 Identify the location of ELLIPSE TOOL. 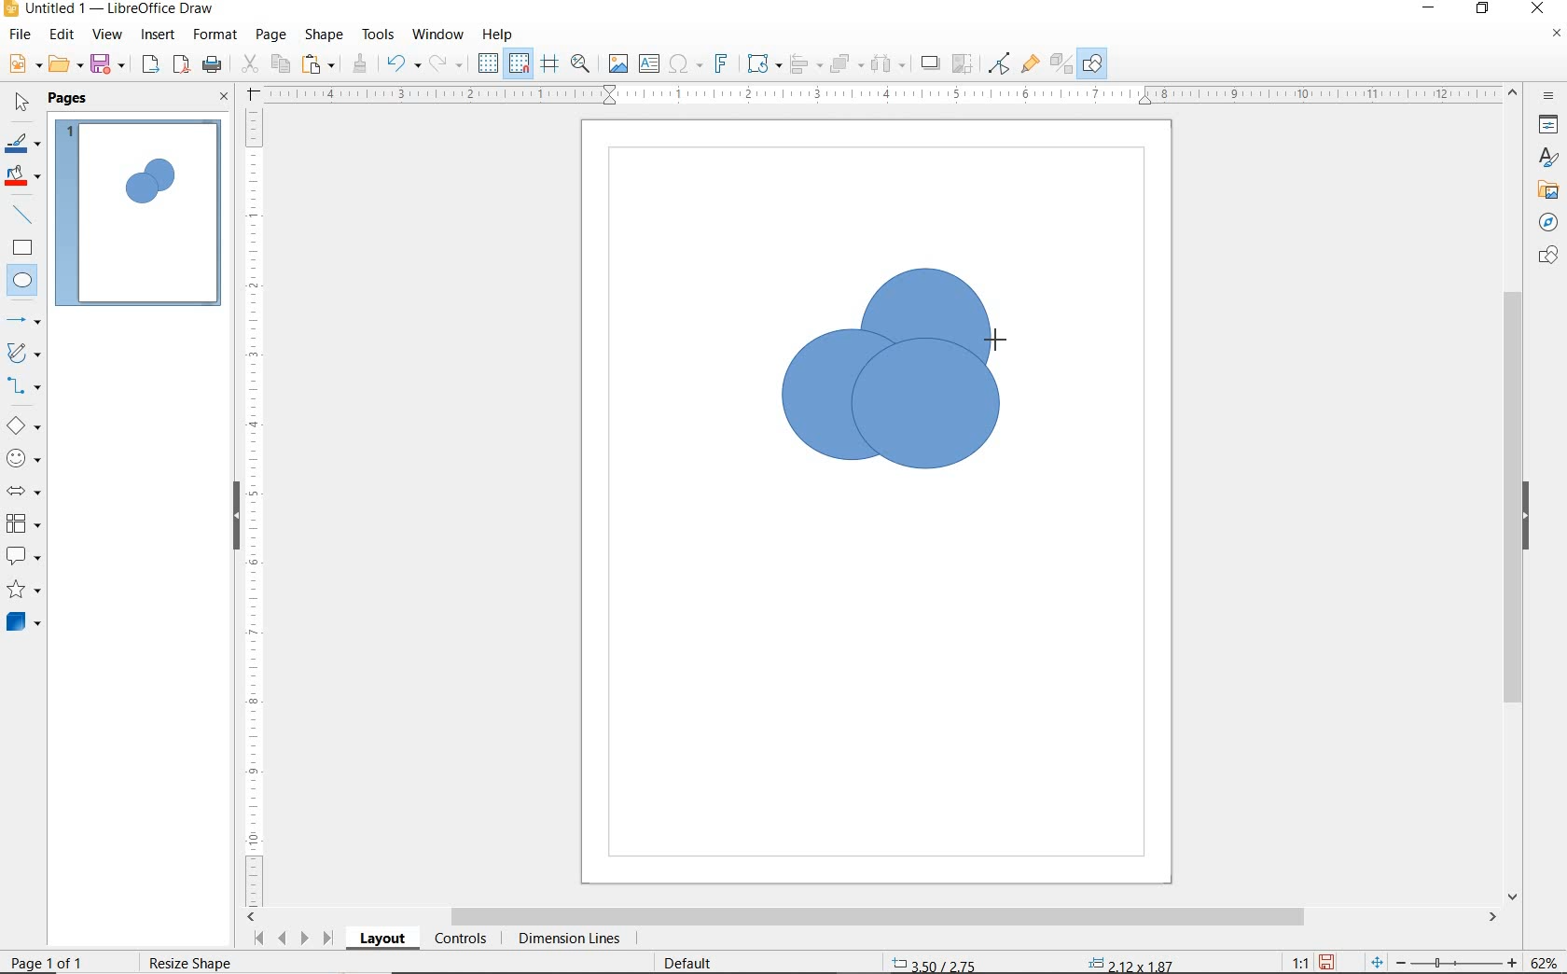
(864, 413).